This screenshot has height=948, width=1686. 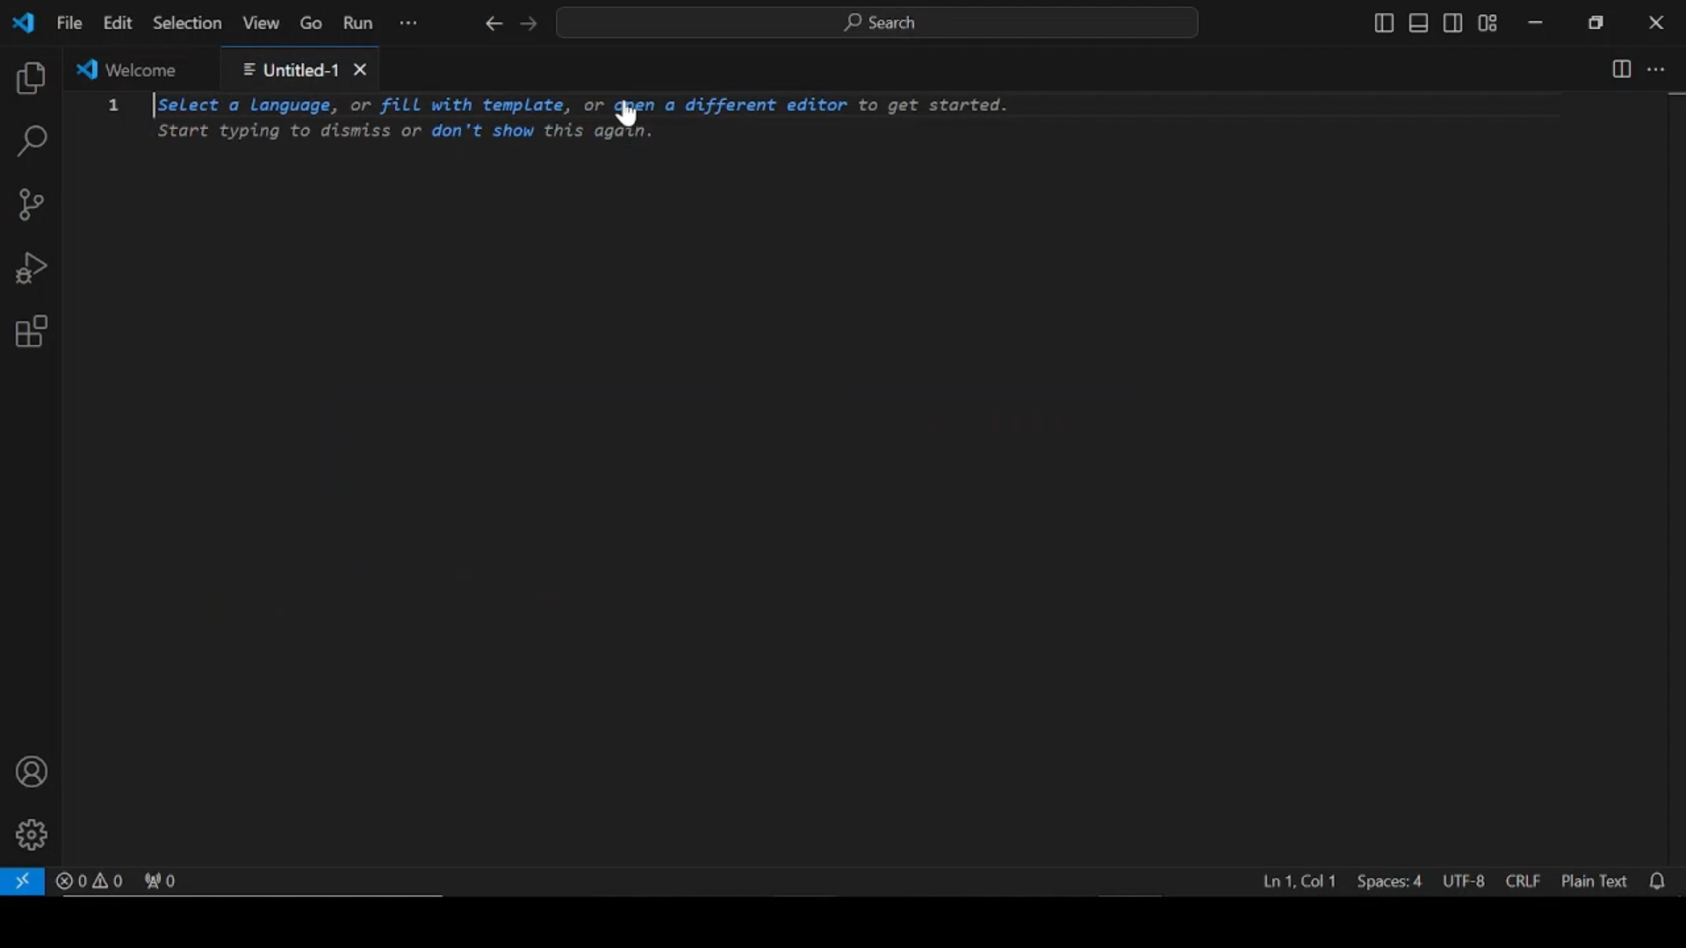 I want to click on accounts, so click(x=32, y=773).